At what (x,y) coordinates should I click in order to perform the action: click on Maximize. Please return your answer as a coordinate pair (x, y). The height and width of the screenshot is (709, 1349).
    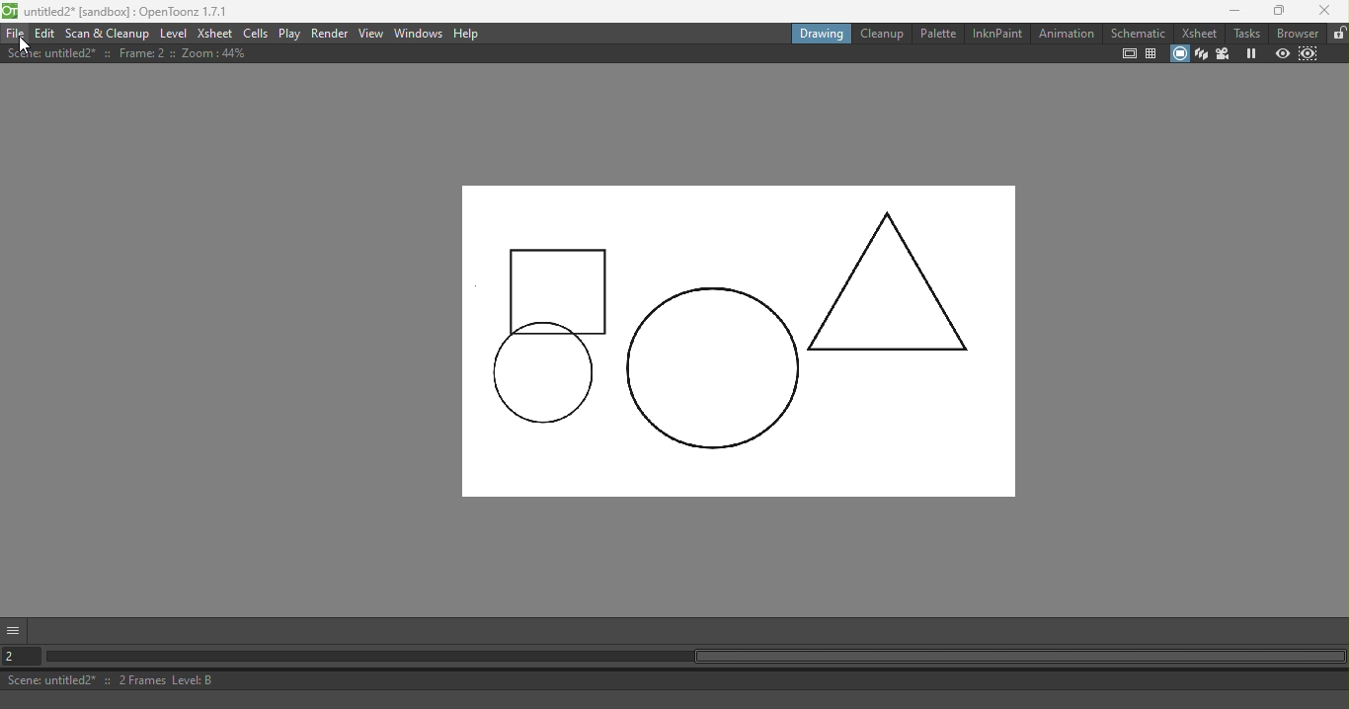
    Looking at the image, I should click on (1276, 12).